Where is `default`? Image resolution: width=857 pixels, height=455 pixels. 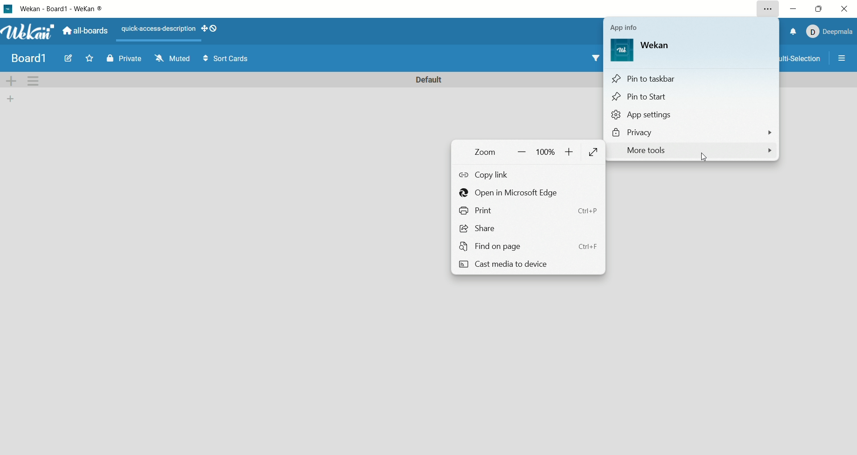 default is located at coordinates (430, 80).